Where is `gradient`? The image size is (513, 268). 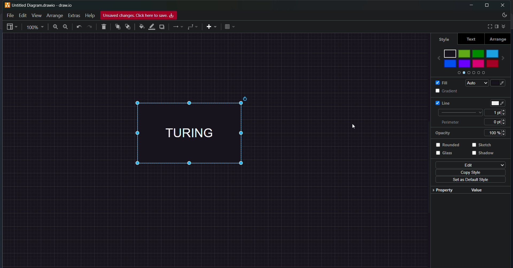
gradient is located at coordinates (441, 91).